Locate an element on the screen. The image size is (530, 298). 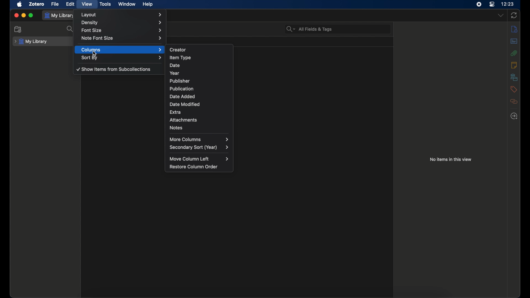
notes is located at coordinates (176, 128).